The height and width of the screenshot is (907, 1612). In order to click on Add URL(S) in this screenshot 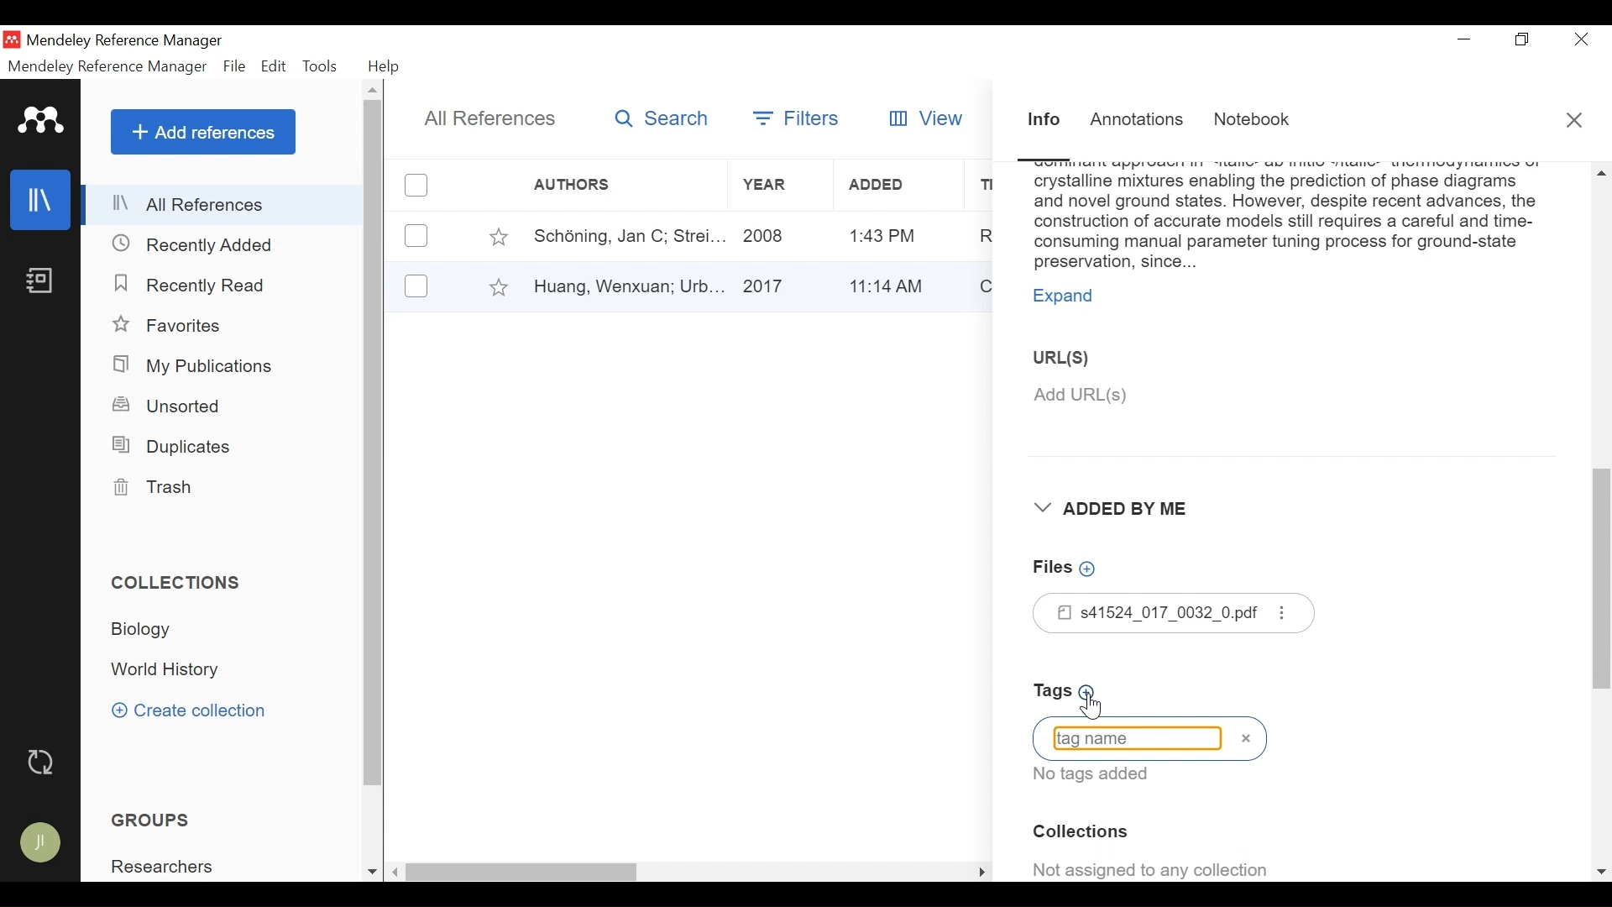, I will do `click(1178, 396)`.